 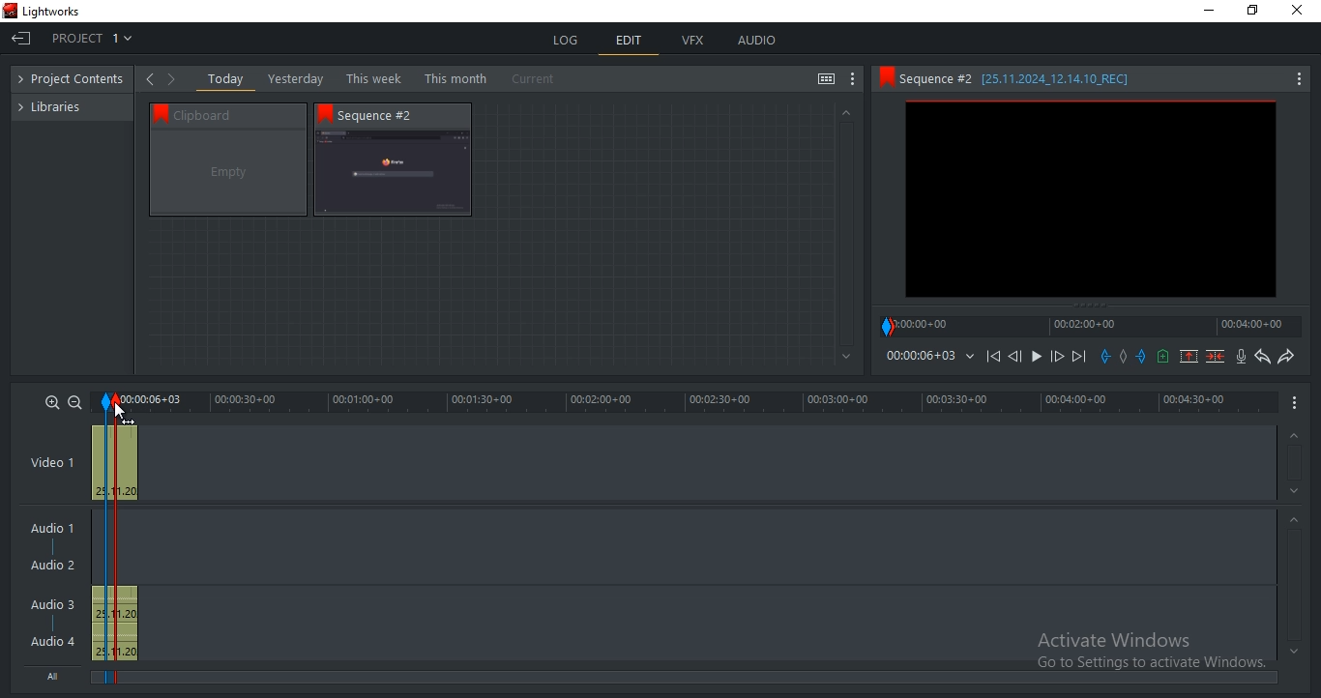 What do you see at coordinates (1292, 437) in the screenshot?
I see `Greyed out up arrow` at bounding box center [1292, 437].